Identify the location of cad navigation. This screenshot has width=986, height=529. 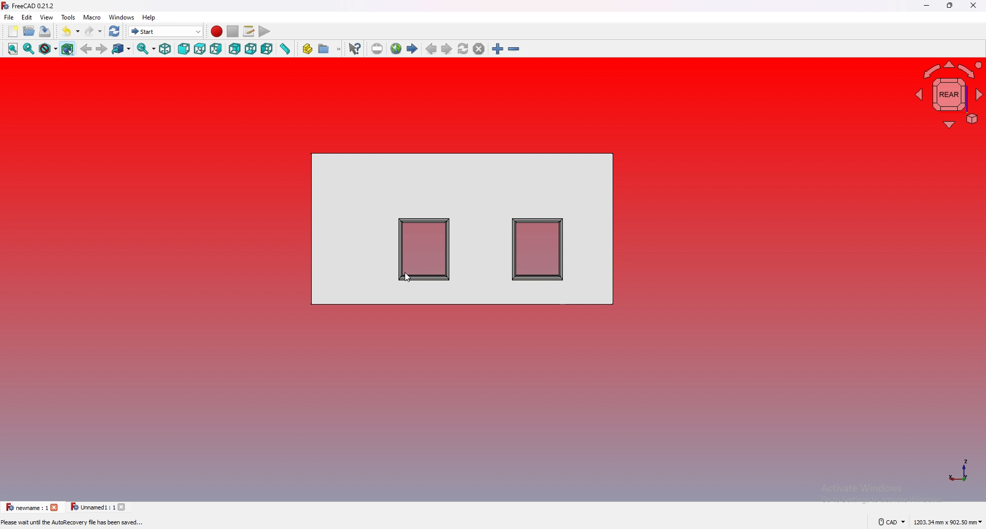
(892, 521).